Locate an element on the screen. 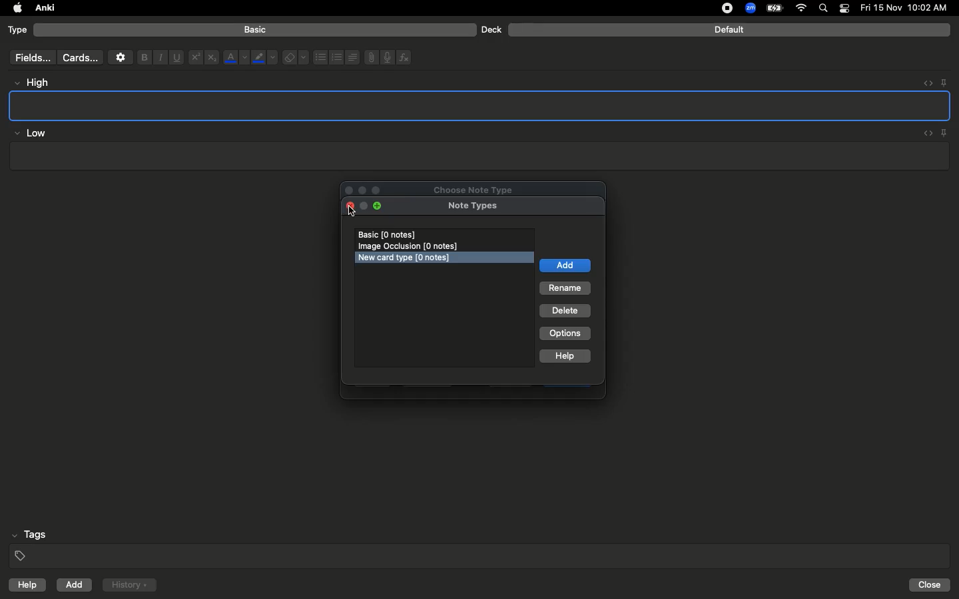 This screenshot has height=599, width=959. Help is located at coordinates (566, 357).